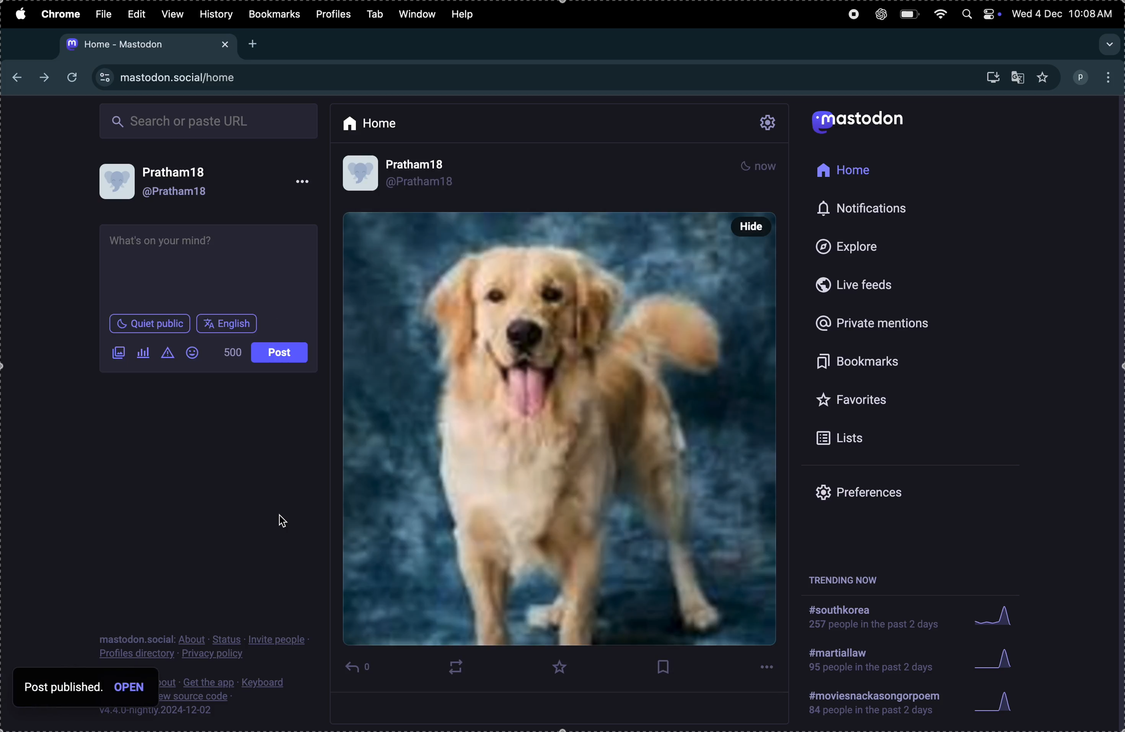 The width and height of the screenshot is (1125, 732). Describe the element at coordinates (253, 44) in the screenshot. I see `add tab` at that location.